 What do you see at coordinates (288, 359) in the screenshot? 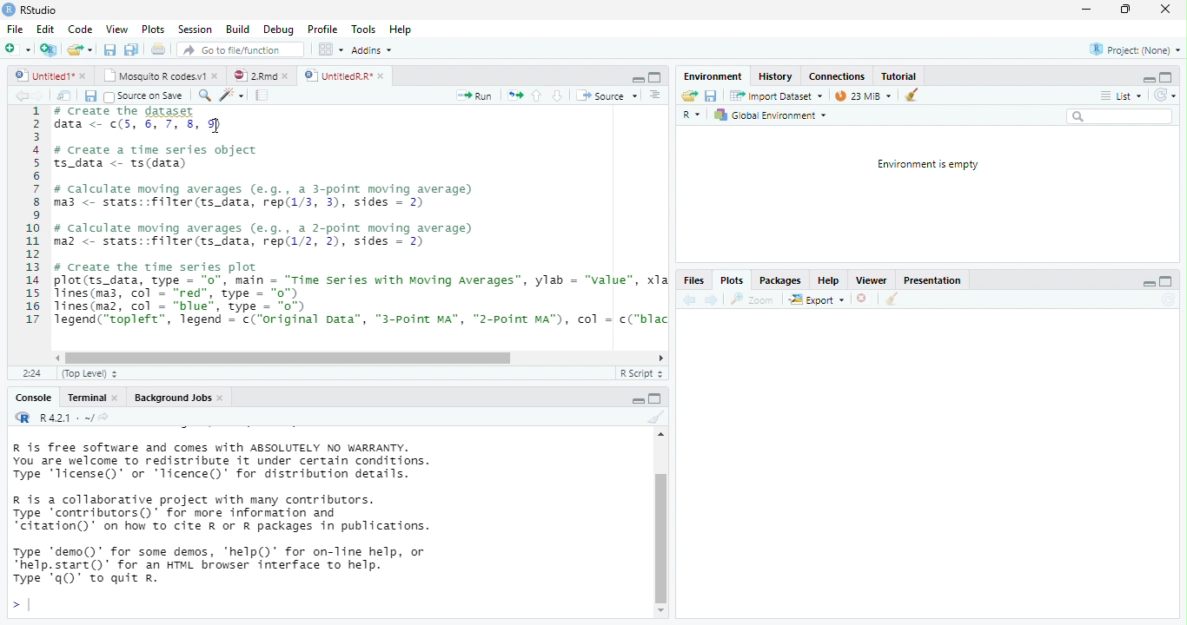
I see `horizontal scrollbar` at bounding box center [288, 359].